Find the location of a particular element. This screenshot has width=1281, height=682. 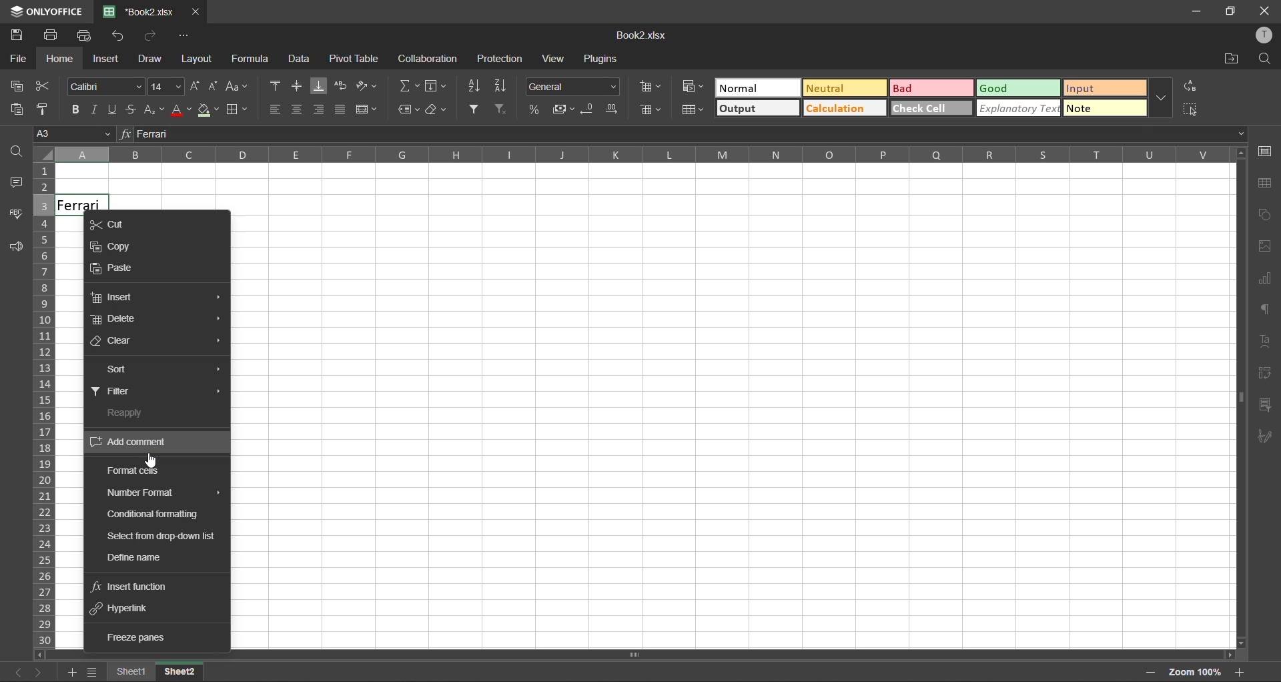

number format is located at coordinates (573, 87).